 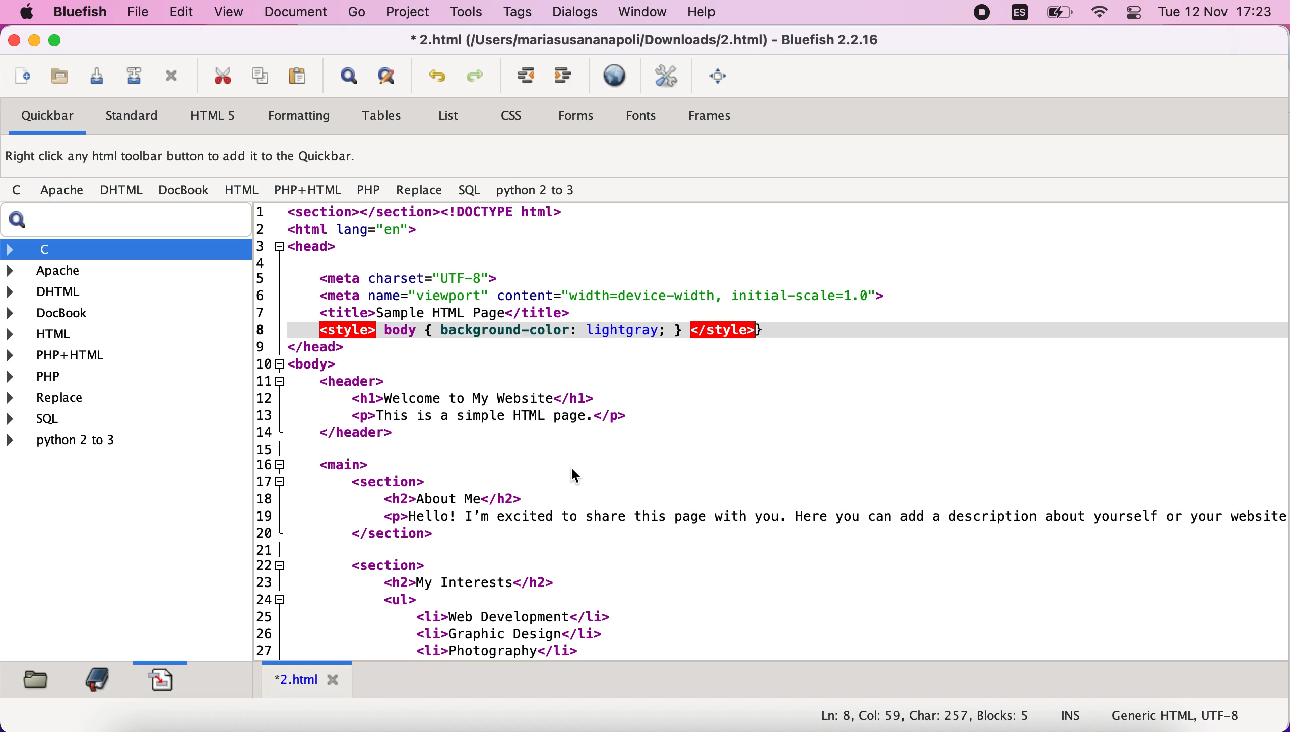 I want to click on php, so click(x=370, y=190).